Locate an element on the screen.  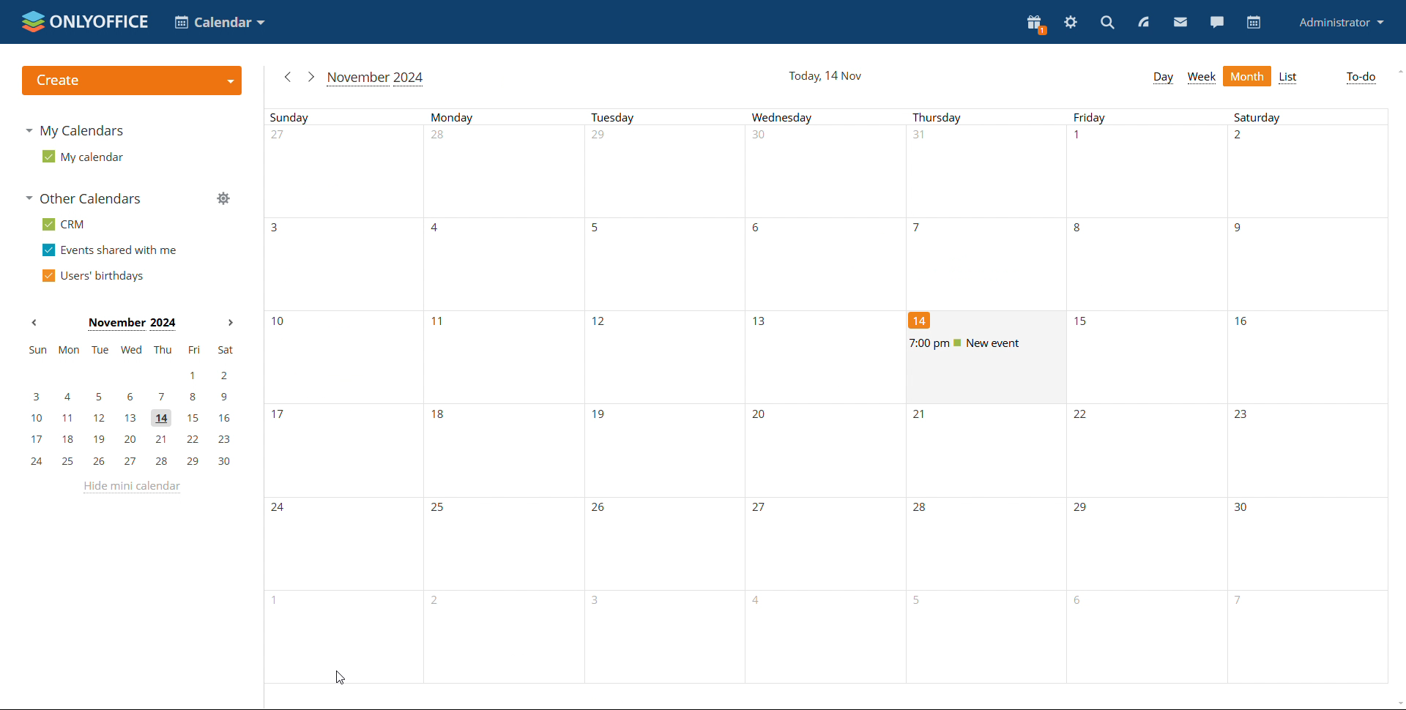
event renamed is located at coordinates (978, 343).